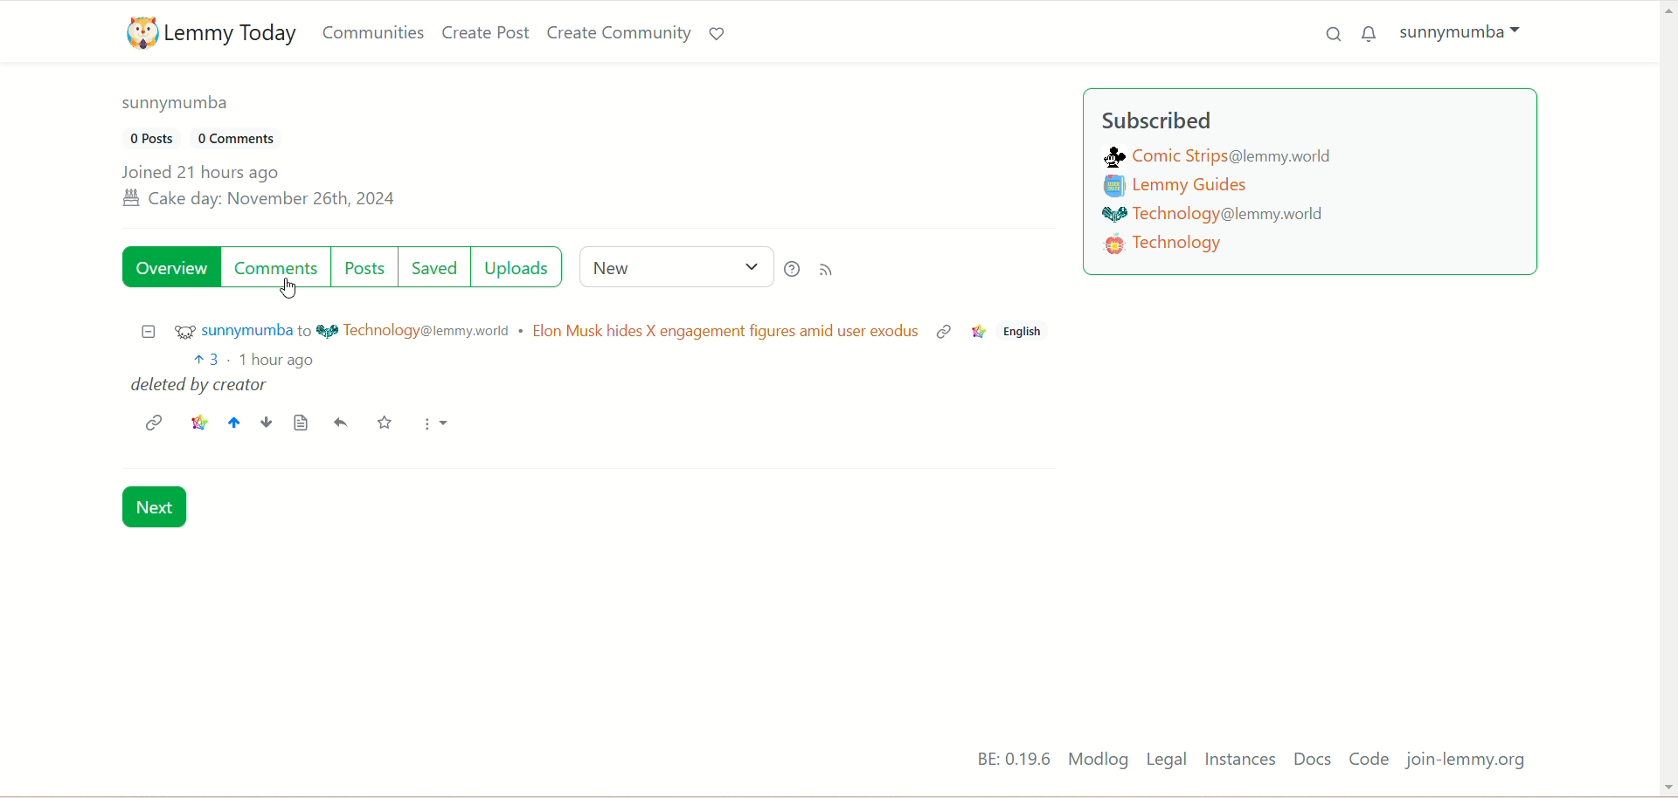 The width and height of the screenshot is (1678, 798). I want to click on Code, so click(1370, 759).